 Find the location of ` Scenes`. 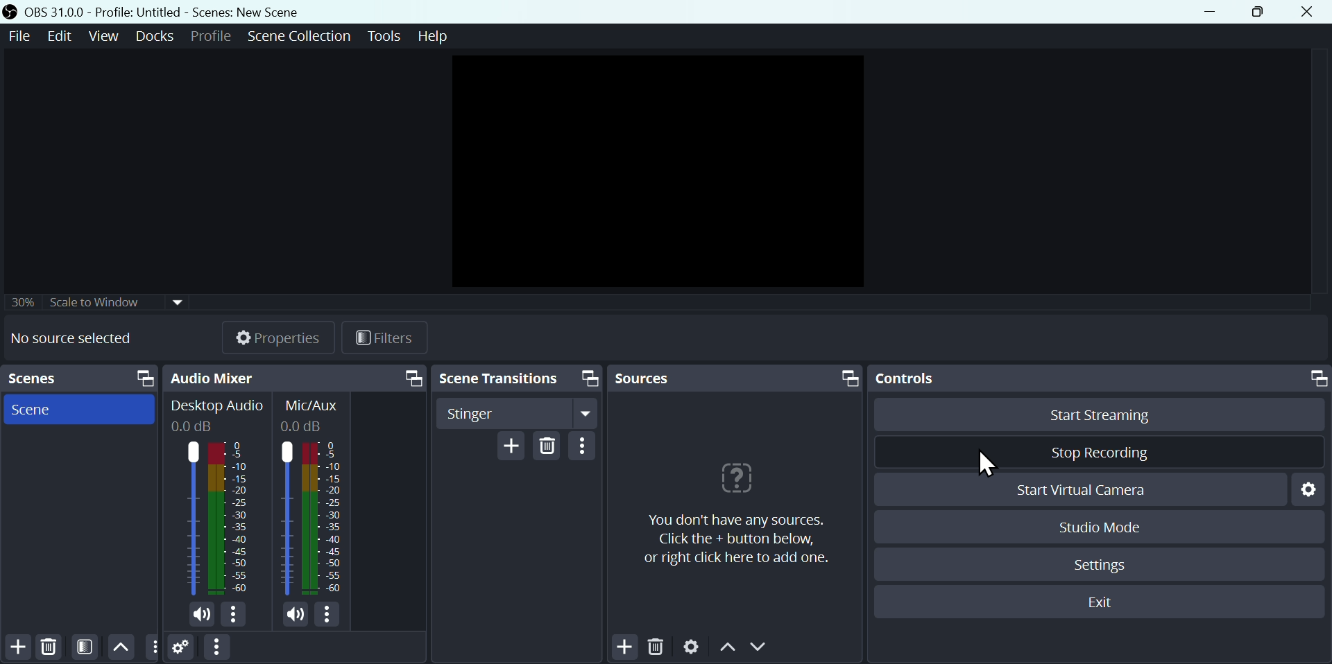

 Scenes is located at coordinates (37, 411).